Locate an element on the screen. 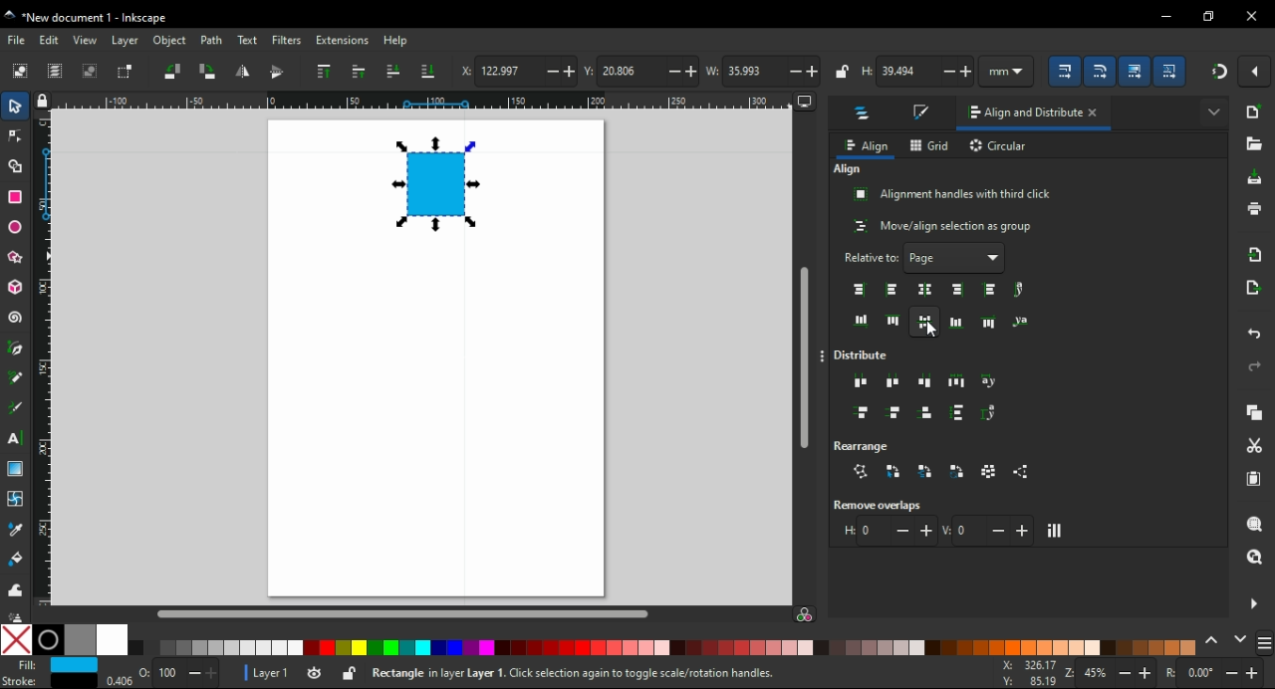 The image size is (1275, 689). object is located at coordinates (168, 40).